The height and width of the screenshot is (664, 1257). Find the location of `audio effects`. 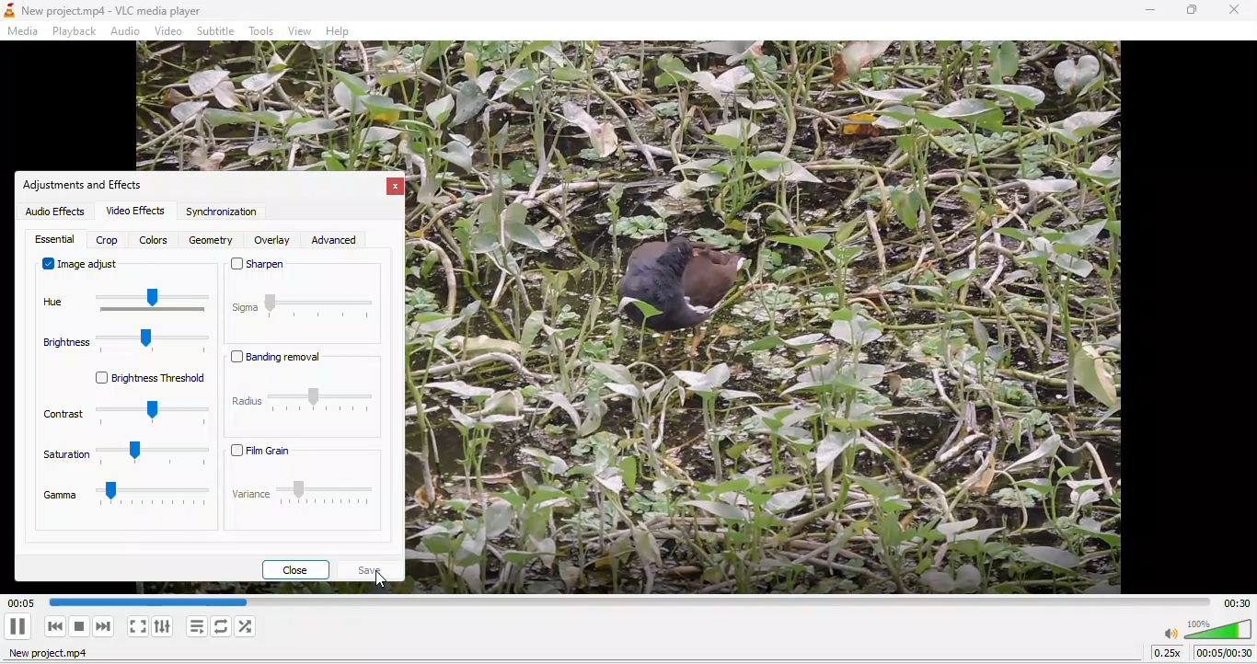

audio effects is located at coordinates (54, 212).